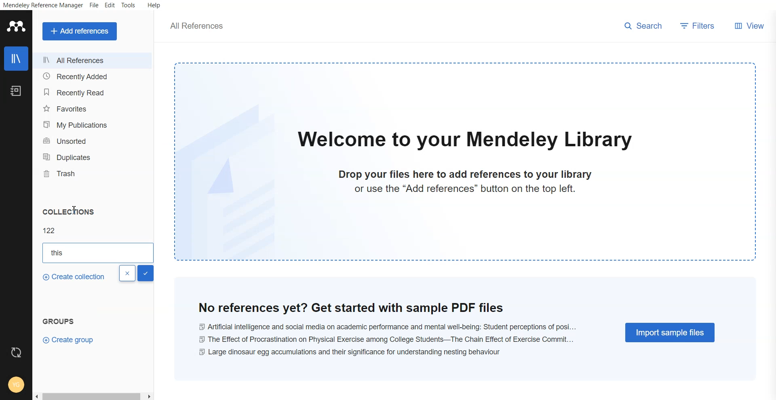 This screenshot has width=776, height=400. I want to click on Favourites, so click(93, 109).